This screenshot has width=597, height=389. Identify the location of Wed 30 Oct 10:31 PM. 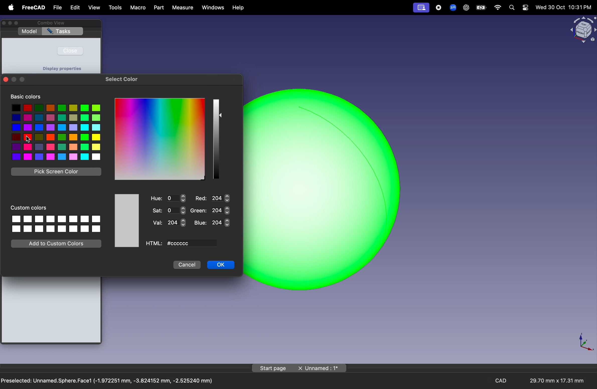
(563, 8).